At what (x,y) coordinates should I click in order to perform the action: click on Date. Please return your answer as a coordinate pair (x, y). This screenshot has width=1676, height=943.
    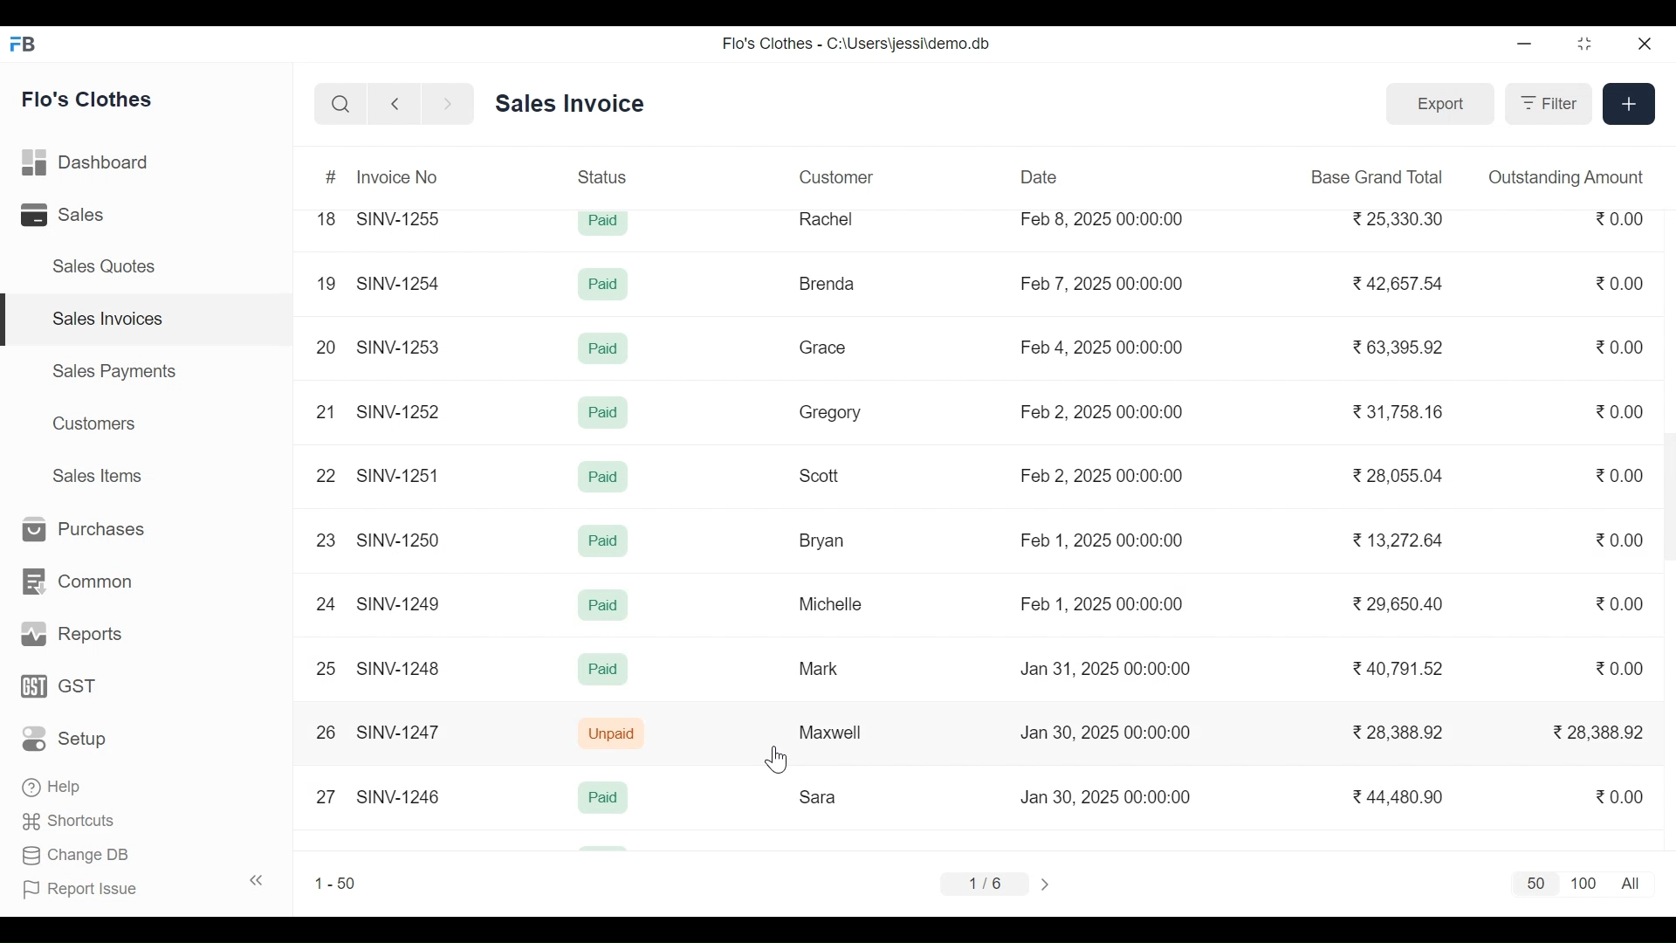
    Looking at the image, I should click on (1040, 176).